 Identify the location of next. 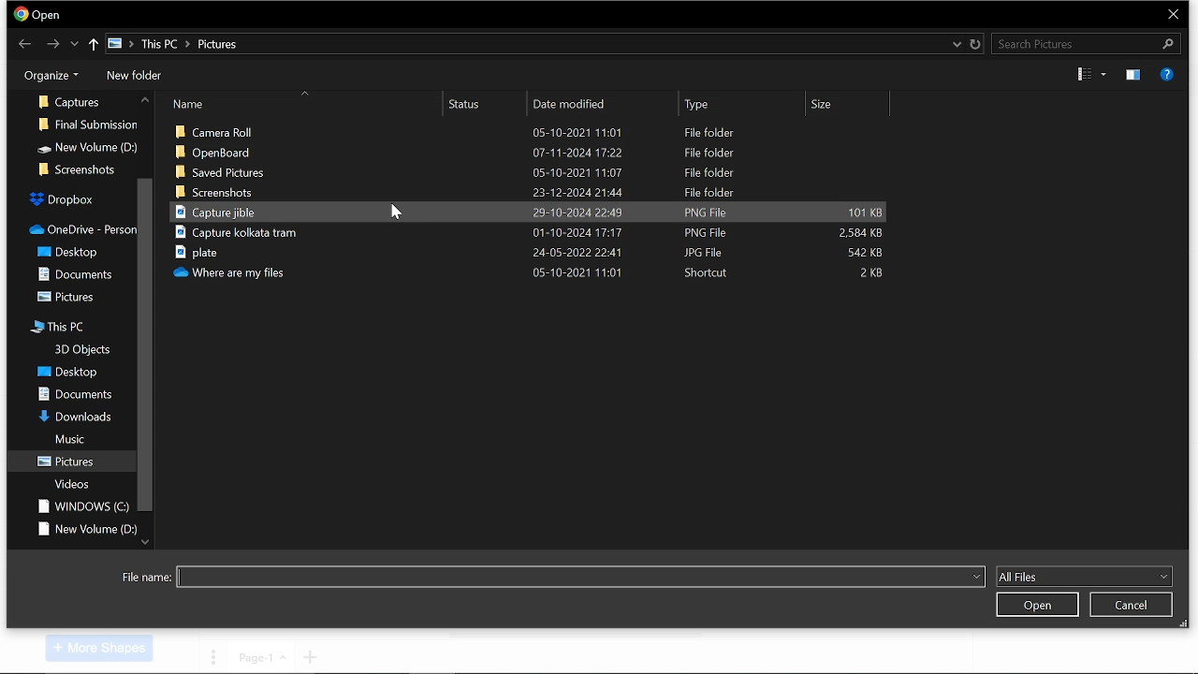
(54, 44).